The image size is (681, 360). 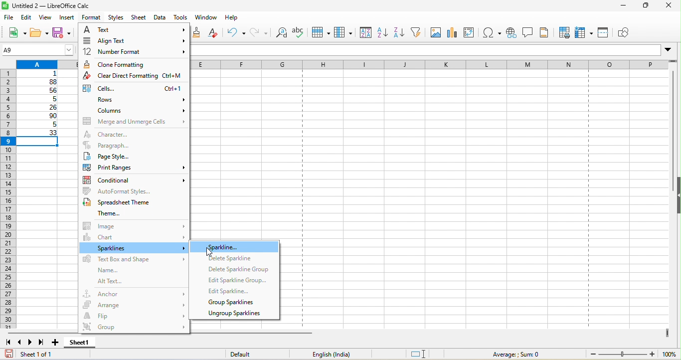 I want to click on 88, so click(x=38, y=82).